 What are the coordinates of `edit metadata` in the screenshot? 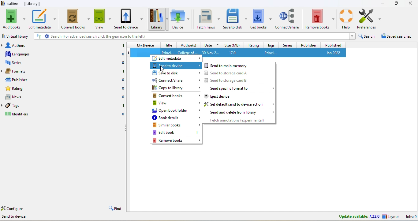 It's located at (176, 58).